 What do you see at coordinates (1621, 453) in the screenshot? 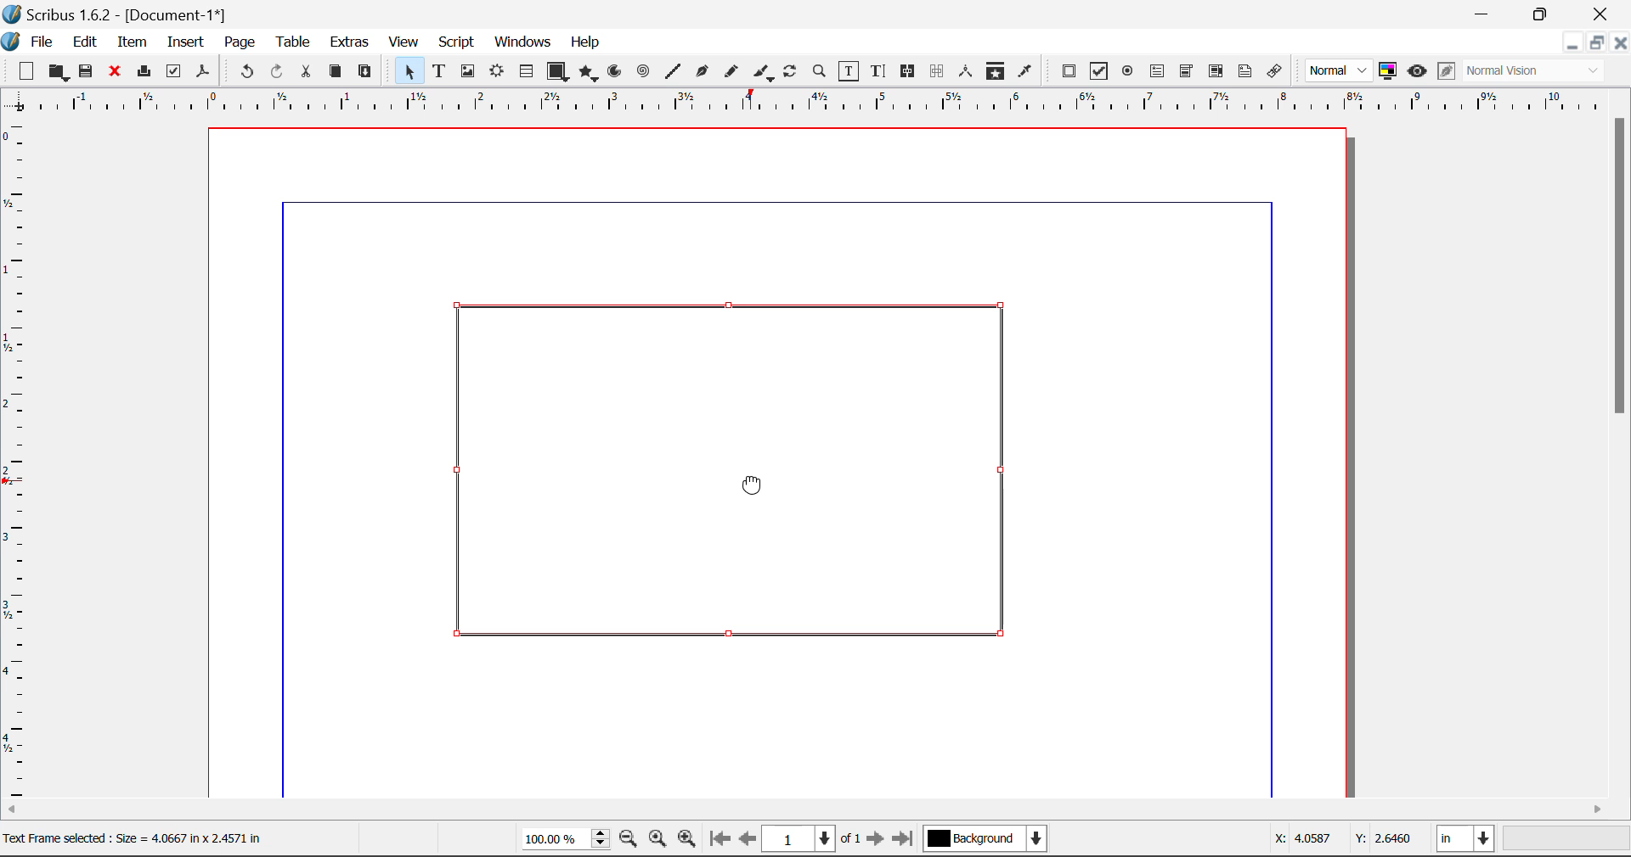
I see `Scroll Bar` at bounding box center [1621, 453].